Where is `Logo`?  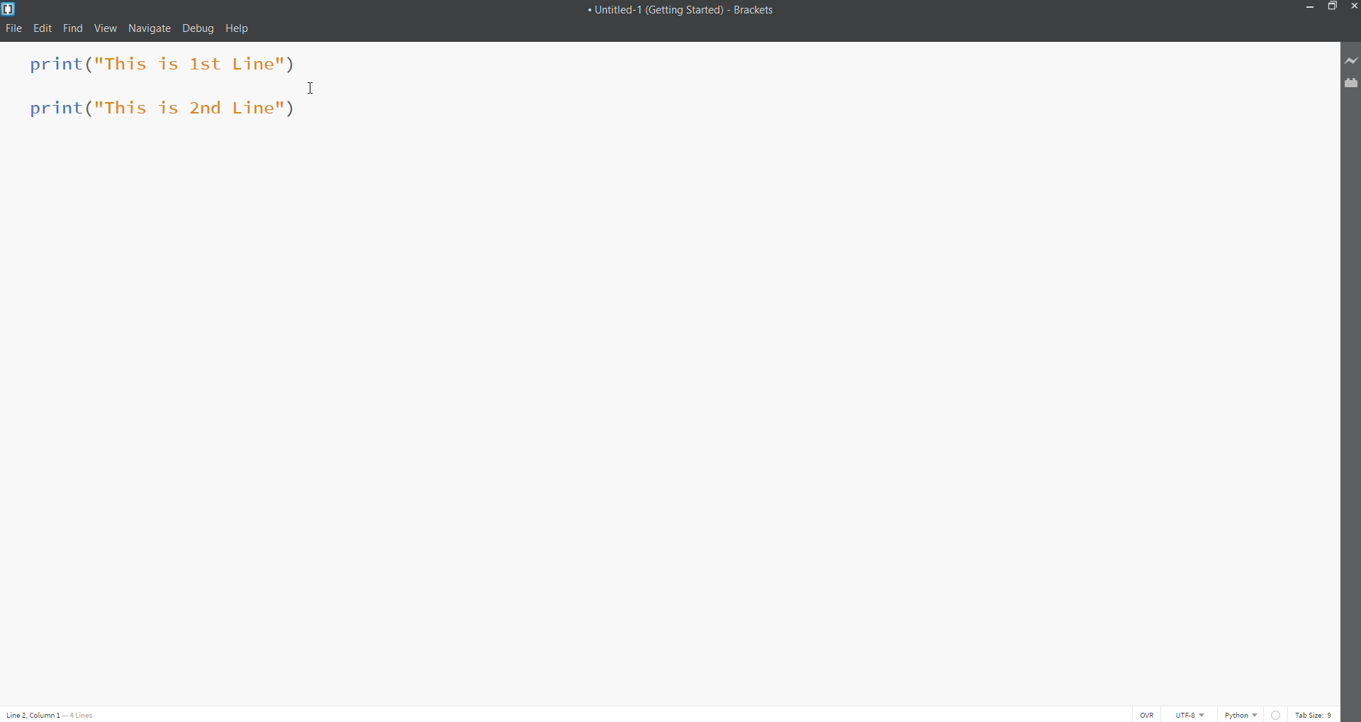 Logo is located at coordinates (11, 9).